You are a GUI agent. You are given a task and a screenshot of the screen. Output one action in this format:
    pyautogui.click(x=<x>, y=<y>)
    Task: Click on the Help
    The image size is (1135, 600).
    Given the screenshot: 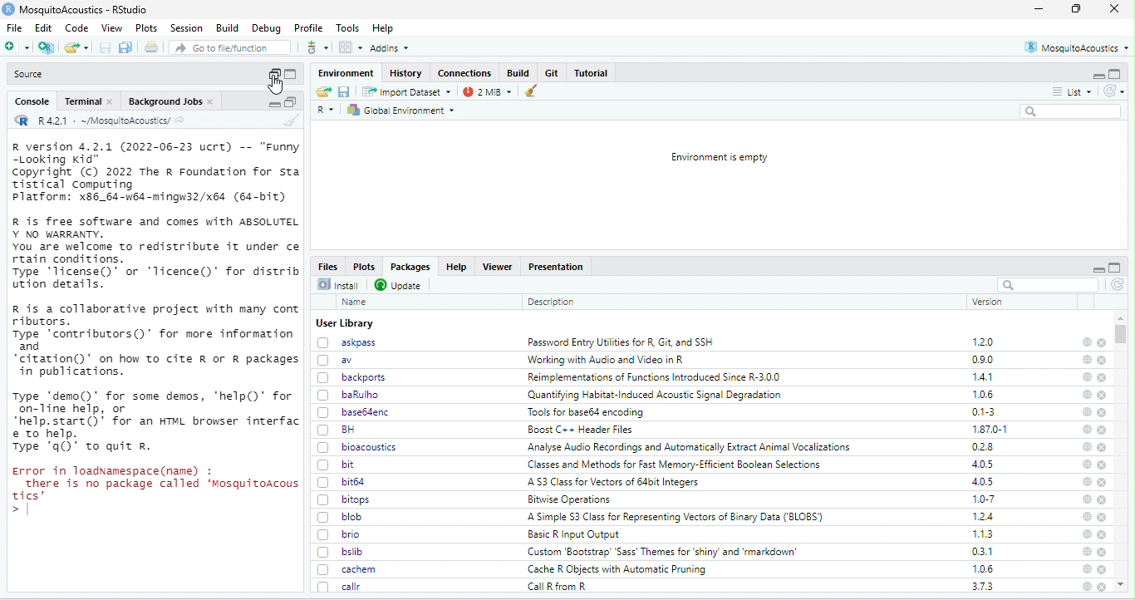 What is the action you would take?
    pyautogui.click(x=385, y=28)
    